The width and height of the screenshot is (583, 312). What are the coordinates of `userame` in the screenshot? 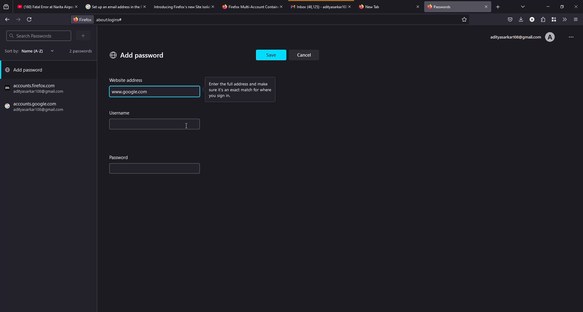 It's located at (121, 113).